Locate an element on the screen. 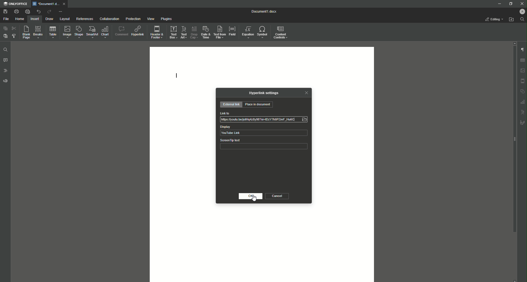 Image resolution: width=527 pixels, height=282 pixels. Date and Time is located at coordinates (206, 32).